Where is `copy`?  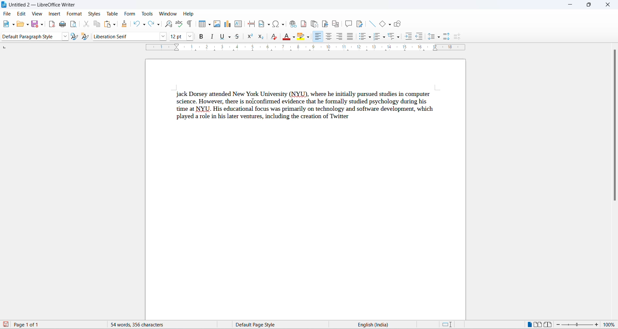
copy is located at coordinates (96, 24).